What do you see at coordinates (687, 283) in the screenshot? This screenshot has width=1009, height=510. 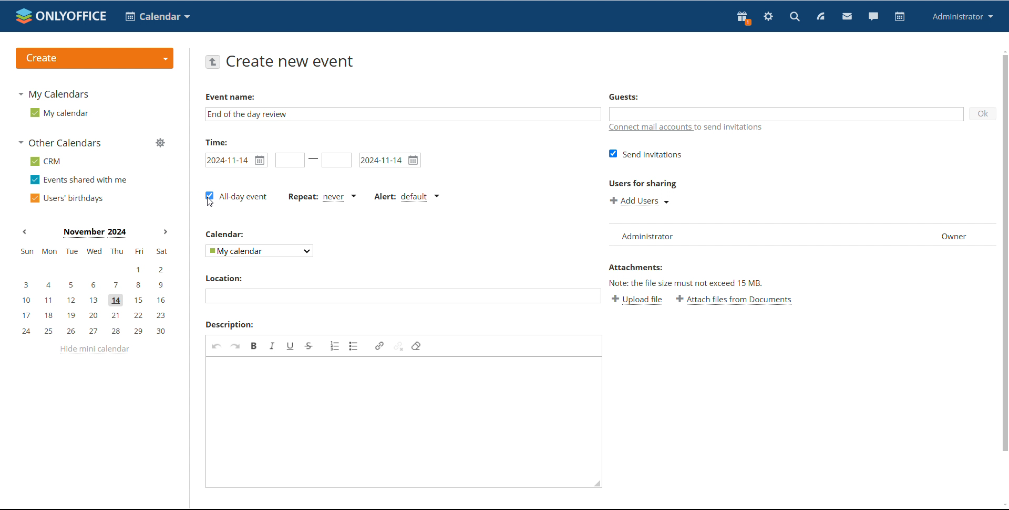 I see `Note: the file size must not exceed 15 mb` at bounding box center [687, 283].